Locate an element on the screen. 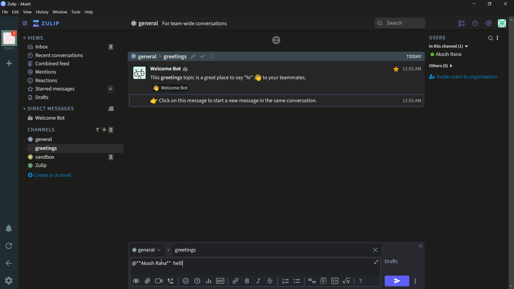  welcome bot is located at coordinates (171, 68).